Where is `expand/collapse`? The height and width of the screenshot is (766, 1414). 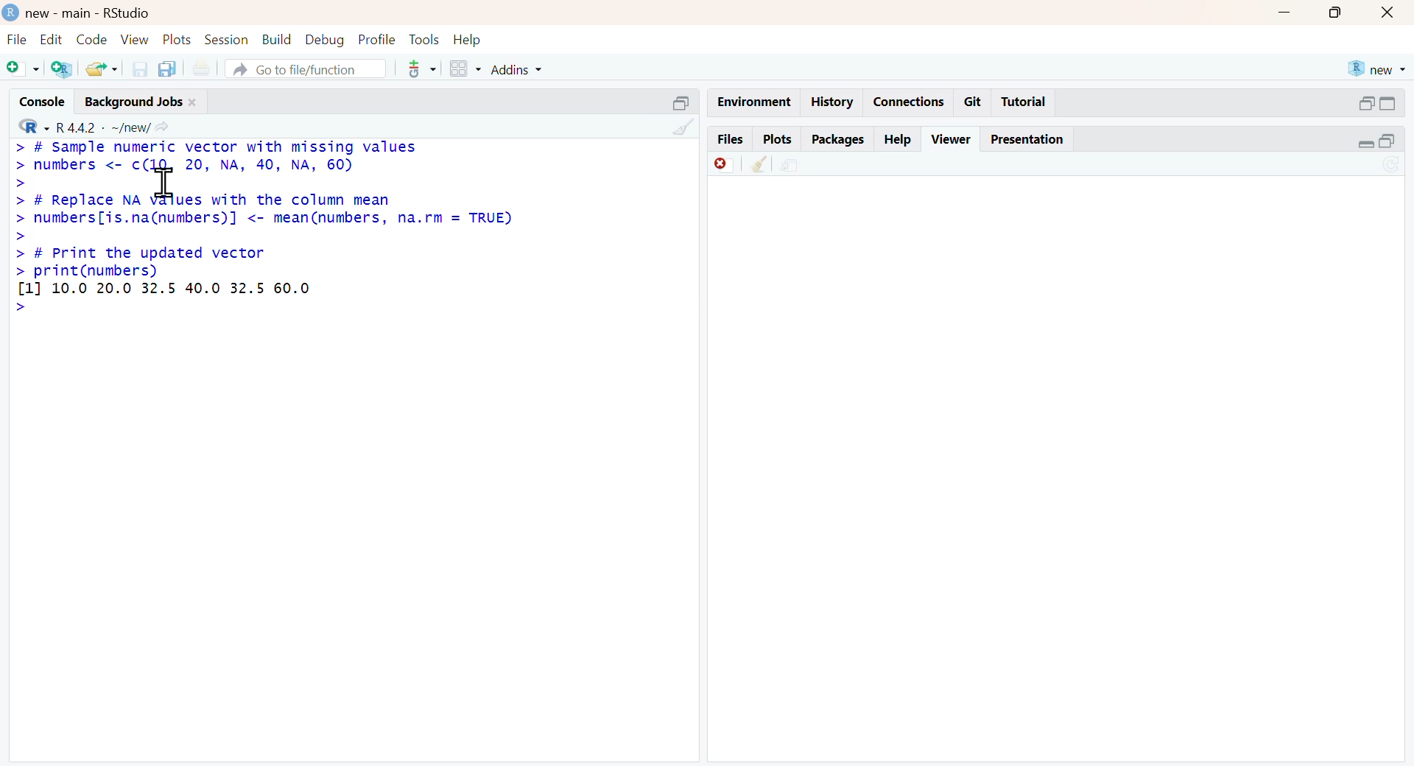 expand/collapse is located at coordinates (1365, 144).